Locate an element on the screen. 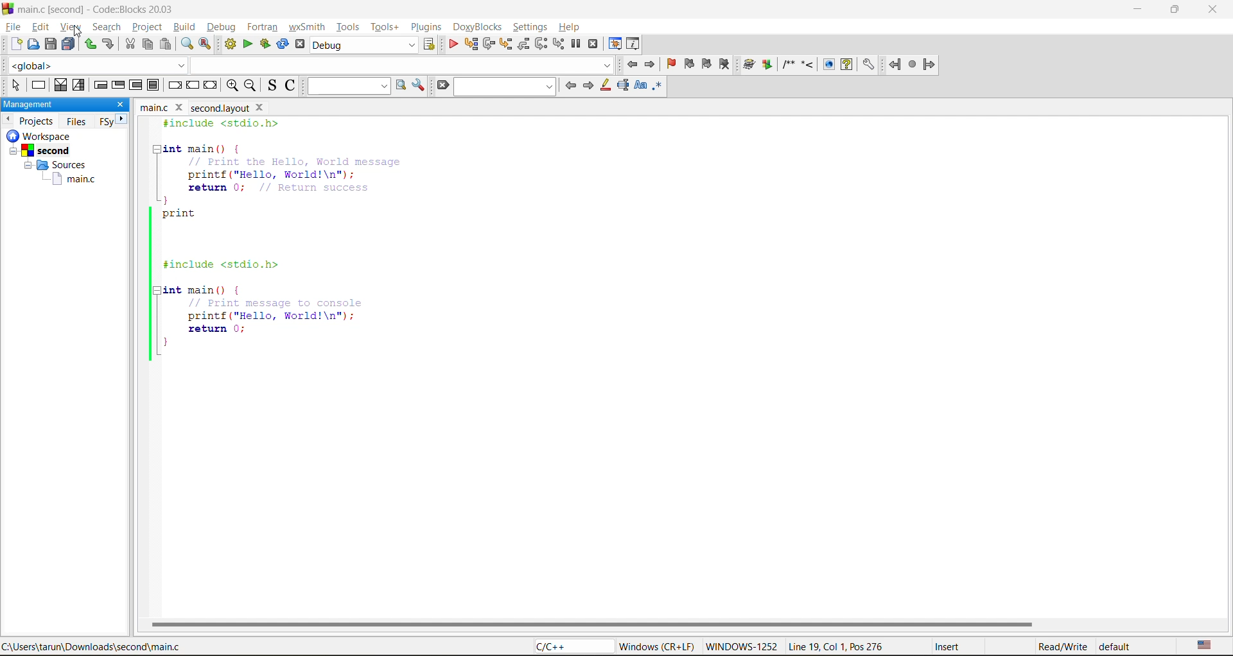  toggle bookmark is located at coordinates (671, 65).